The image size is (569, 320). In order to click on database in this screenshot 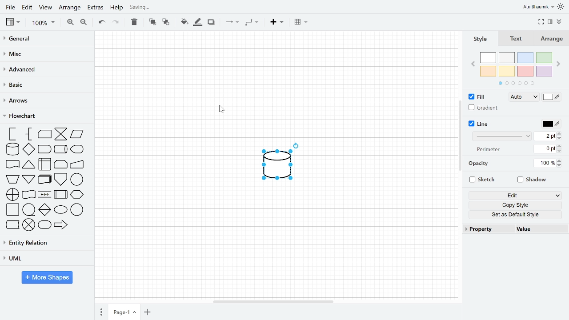, I will do `click(13, 149)`.